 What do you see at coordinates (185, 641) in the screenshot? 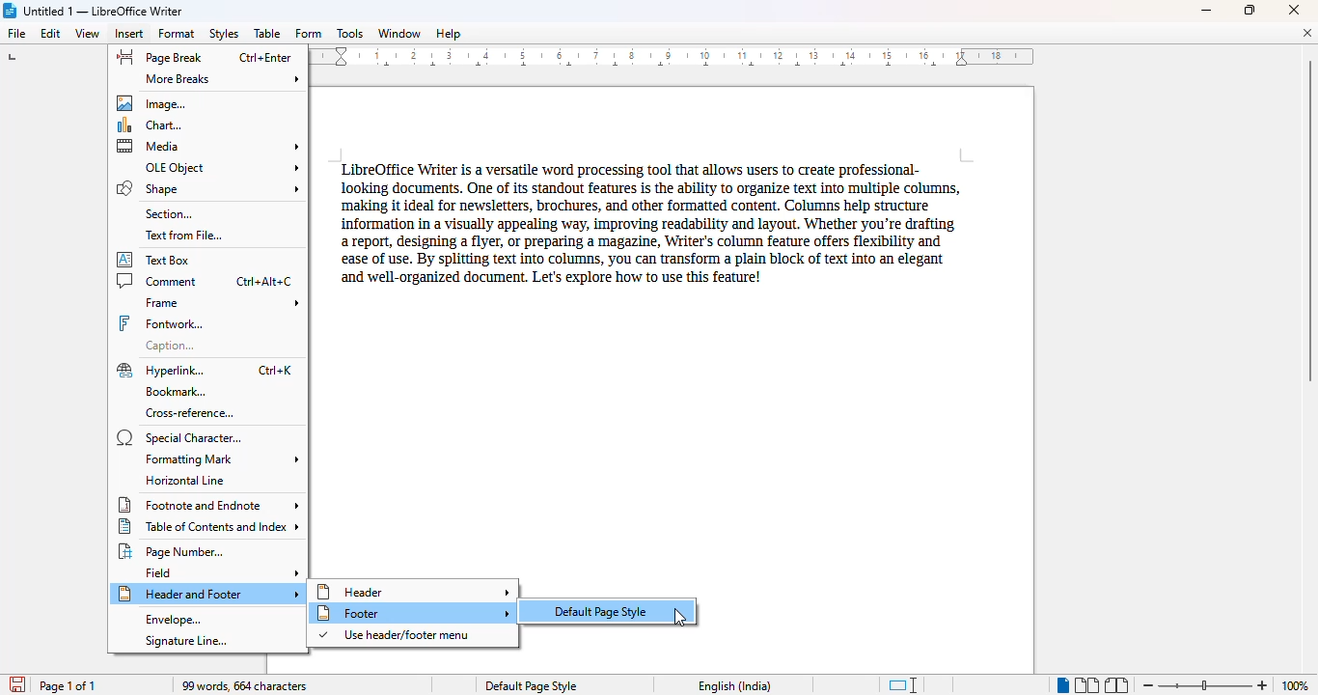
I see `signature line` at bounding box center [185, 641].